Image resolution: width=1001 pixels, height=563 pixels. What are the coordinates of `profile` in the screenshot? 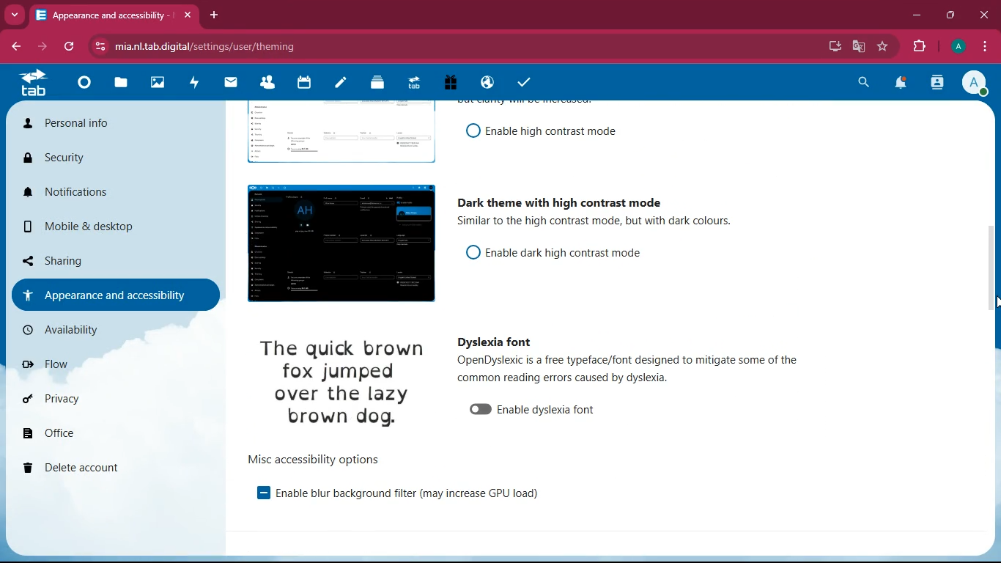 It's located at (956, 48).